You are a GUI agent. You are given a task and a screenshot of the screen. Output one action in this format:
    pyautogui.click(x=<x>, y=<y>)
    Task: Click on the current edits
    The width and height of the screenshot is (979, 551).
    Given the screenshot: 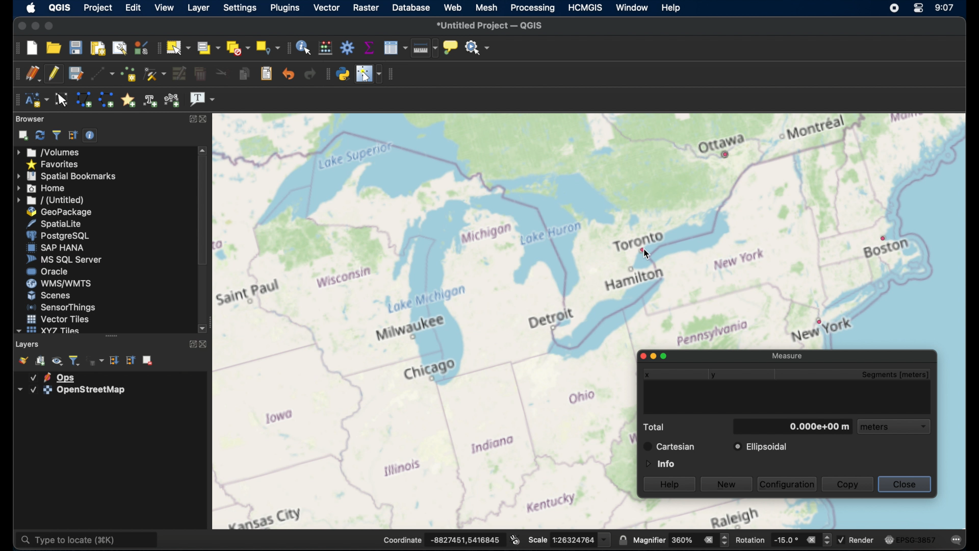 What is the action you would take?
    pyautogui.click(x=33, y=73)
    